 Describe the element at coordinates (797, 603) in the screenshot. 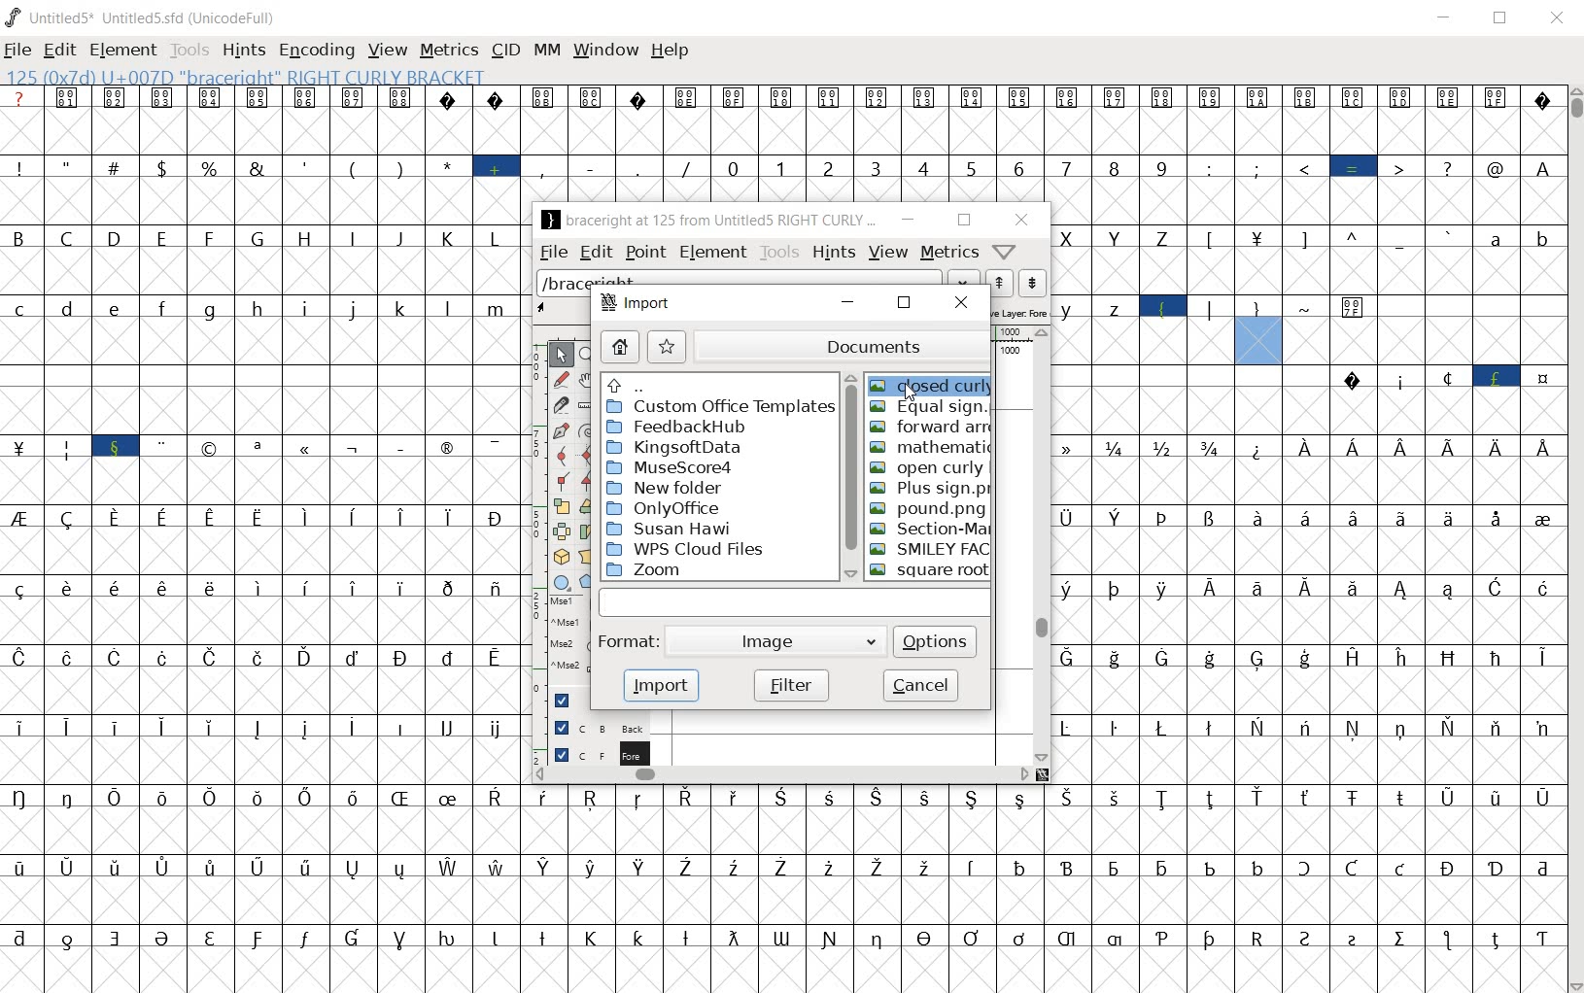

I see `Input Field` at that location.